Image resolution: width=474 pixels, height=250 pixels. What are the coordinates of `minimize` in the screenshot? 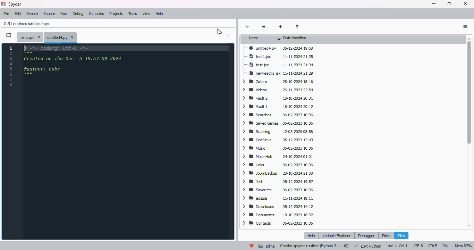 It's located at (434, 4).